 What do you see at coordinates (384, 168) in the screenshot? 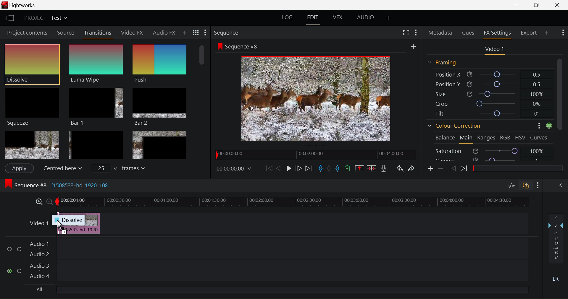
I see `Record Voiceover` at bounding box center [384, 168].